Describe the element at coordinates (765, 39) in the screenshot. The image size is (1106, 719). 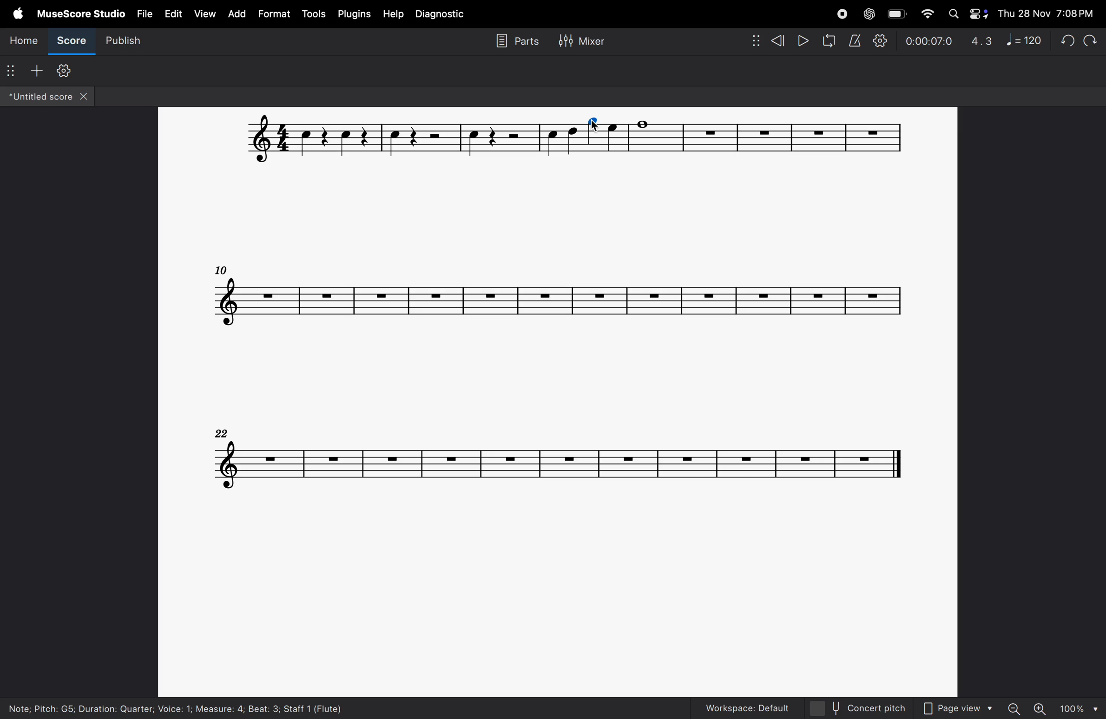
I see `rewind` at that location.